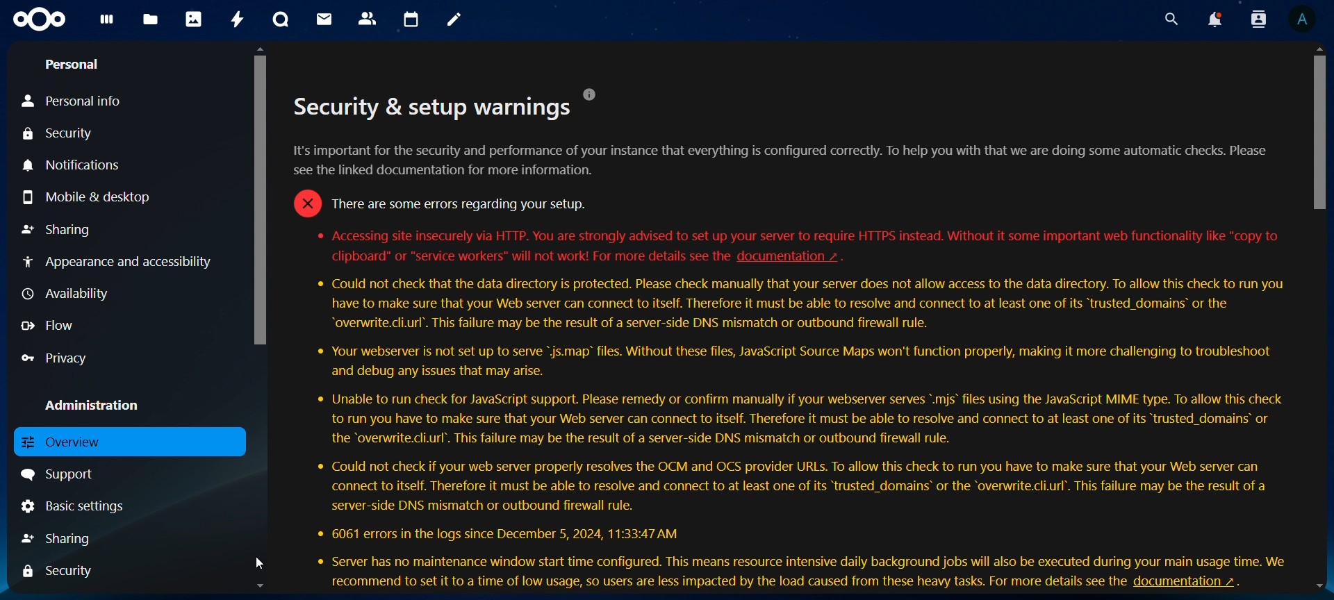 The height and width of the screenshot is (600, 1334). What do you see at coordinates (83, 99) in the screenshot?
I see `personal info` at bounding box center [83, 99].